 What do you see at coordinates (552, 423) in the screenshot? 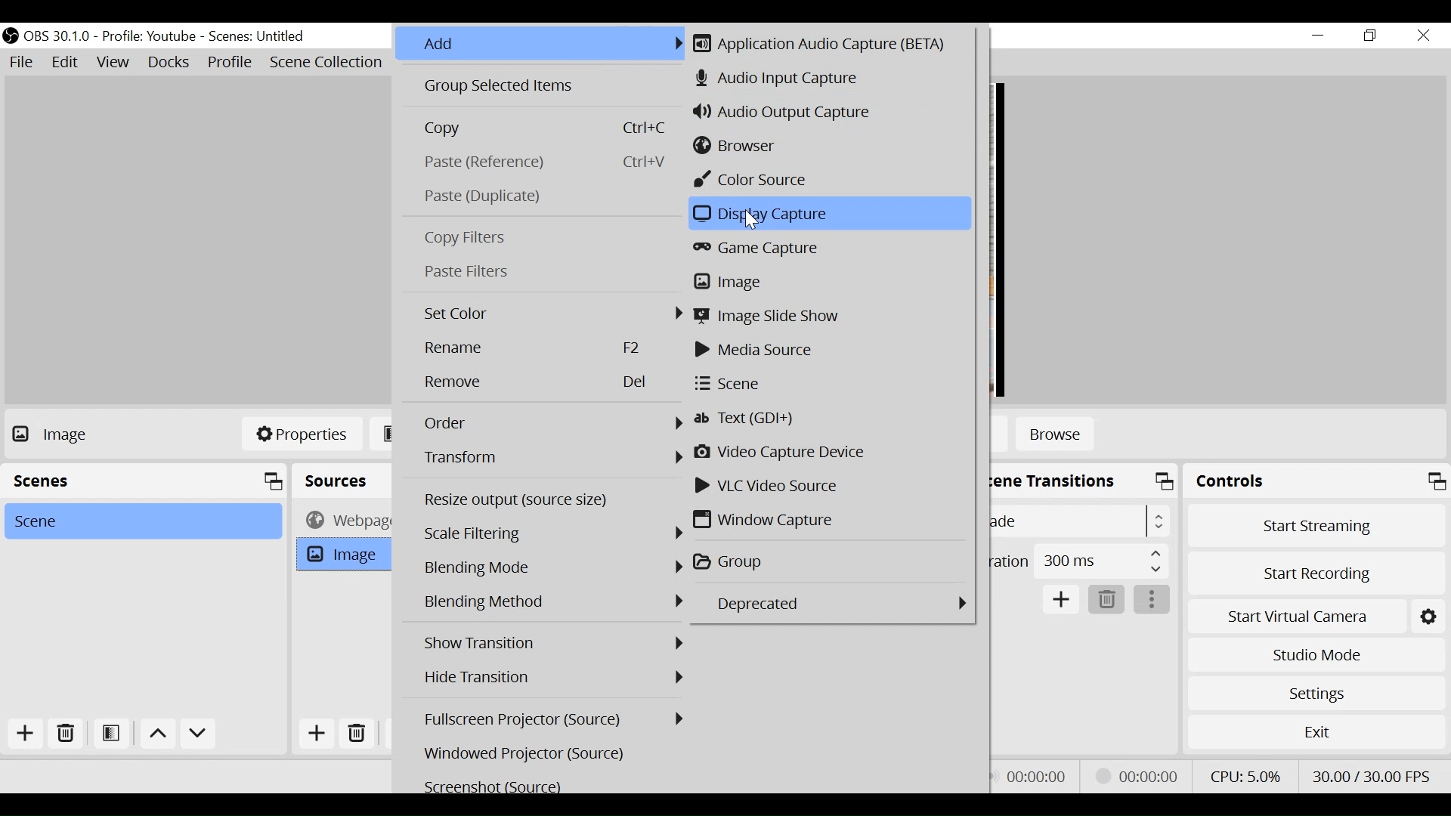
I see `Order` at bounding box center [552, 423].